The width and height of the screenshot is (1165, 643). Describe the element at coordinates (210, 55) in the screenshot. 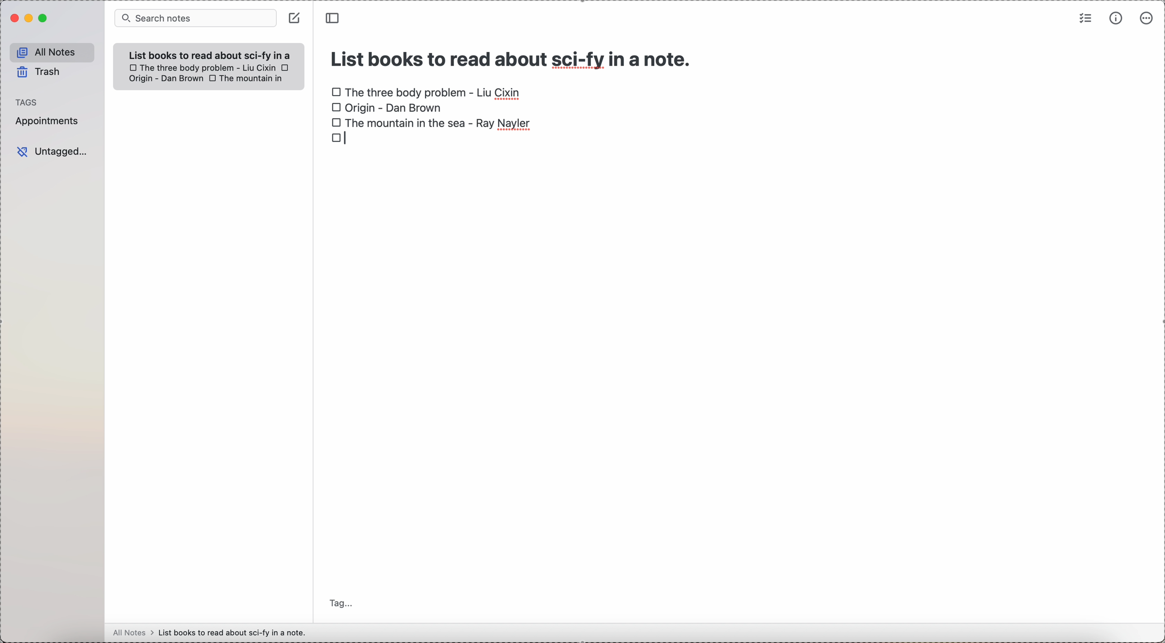

I see `List books to read about sci-fy in a note.` at that location.